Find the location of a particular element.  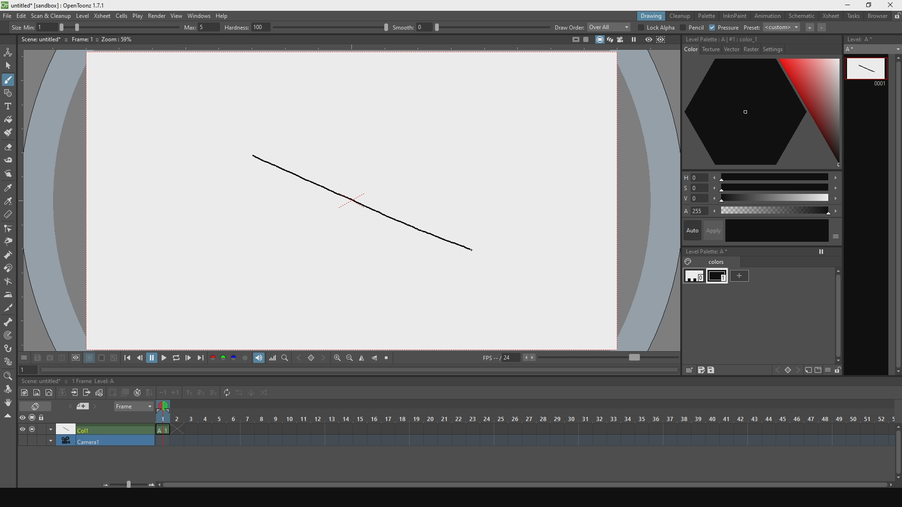

line is located at coordinates (865, 73).